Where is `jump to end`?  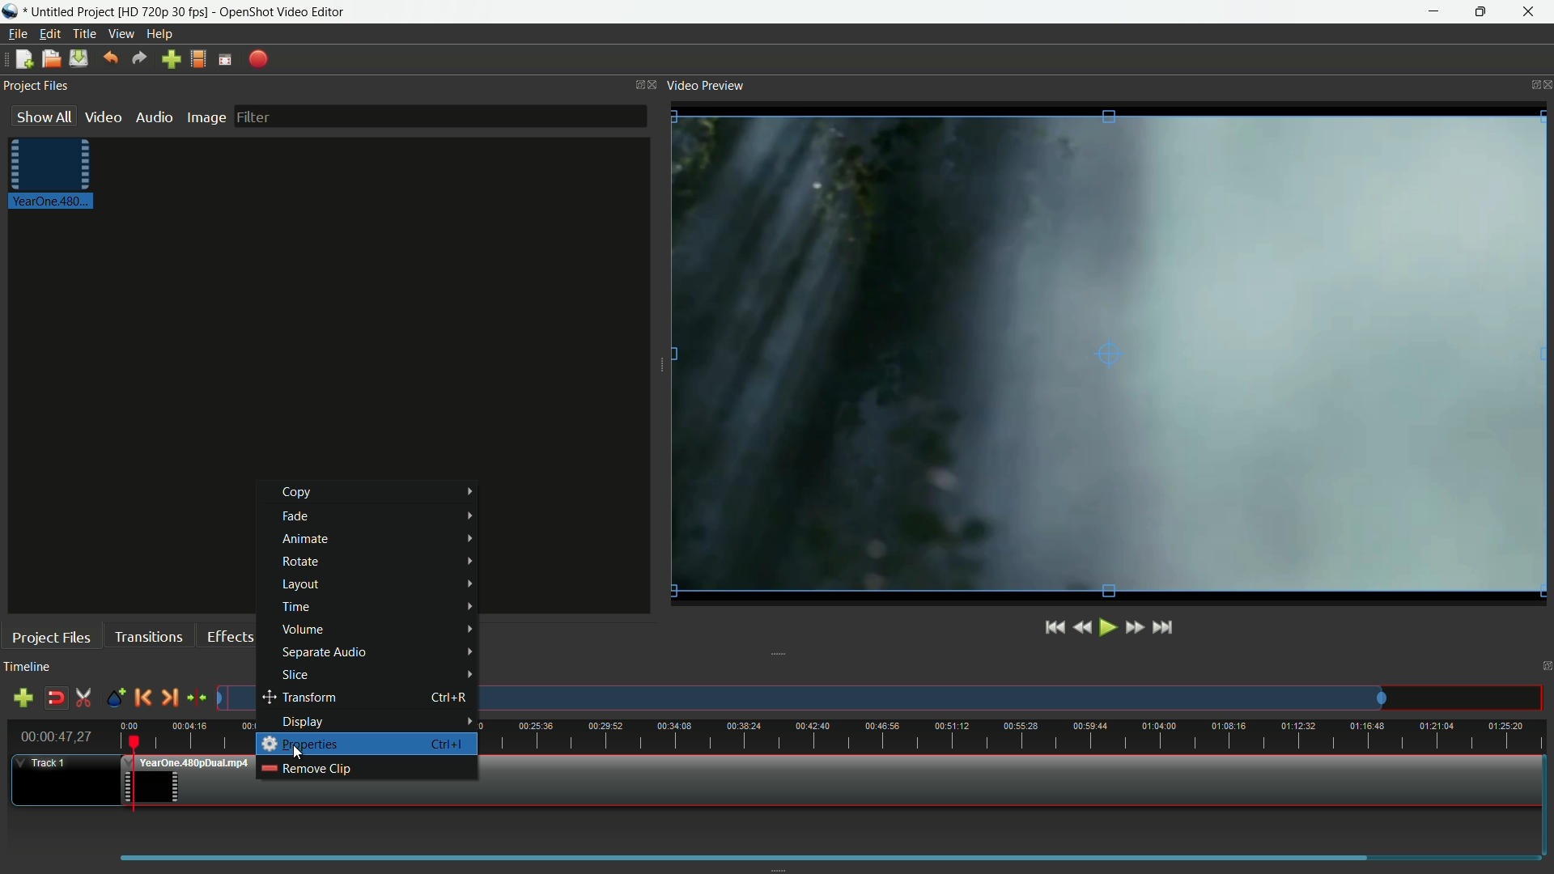 jump to end is located at coordinates (1161, 627).